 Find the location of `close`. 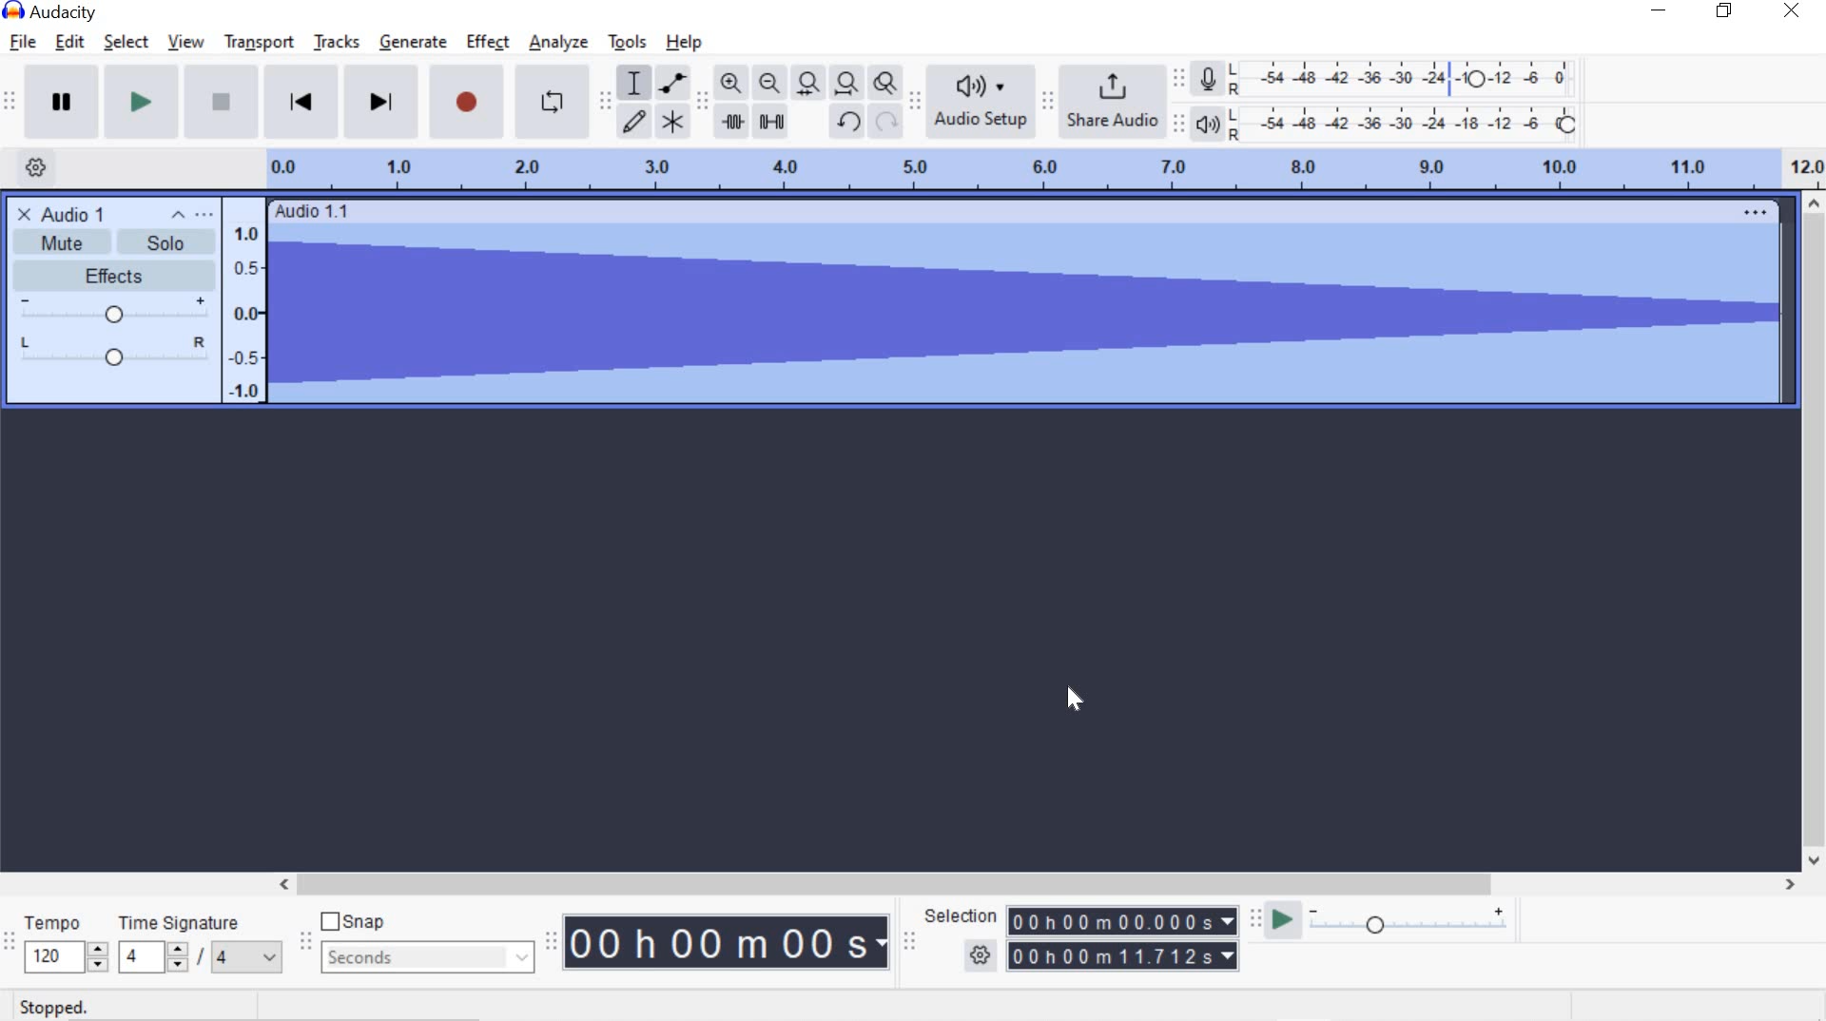

close is located at coordinates (1793, 10).